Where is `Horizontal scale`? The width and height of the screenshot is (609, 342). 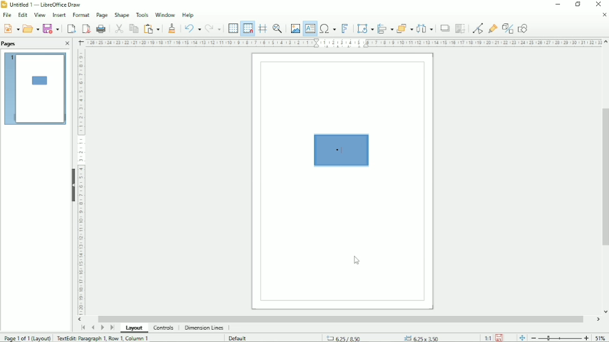 Horizontal scale is located at coordinates (344, 43).